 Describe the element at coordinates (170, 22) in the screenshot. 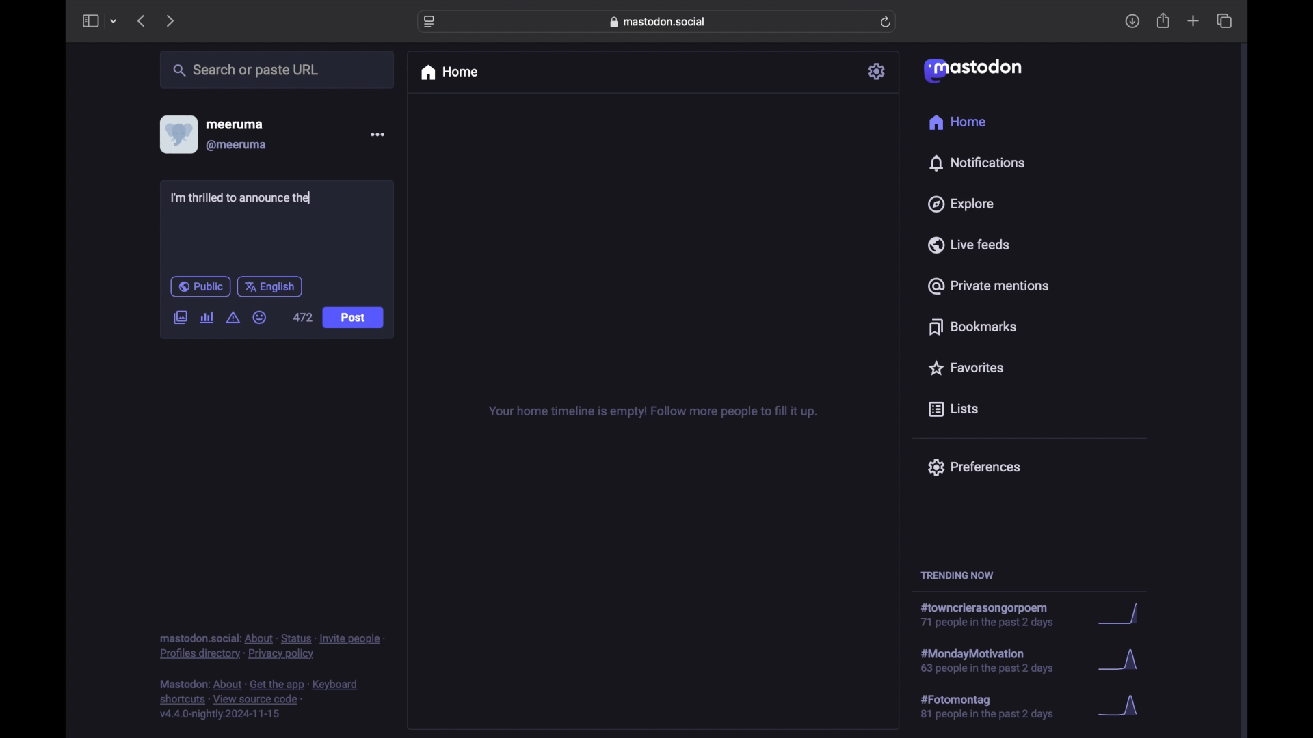

I see `next` at that location.